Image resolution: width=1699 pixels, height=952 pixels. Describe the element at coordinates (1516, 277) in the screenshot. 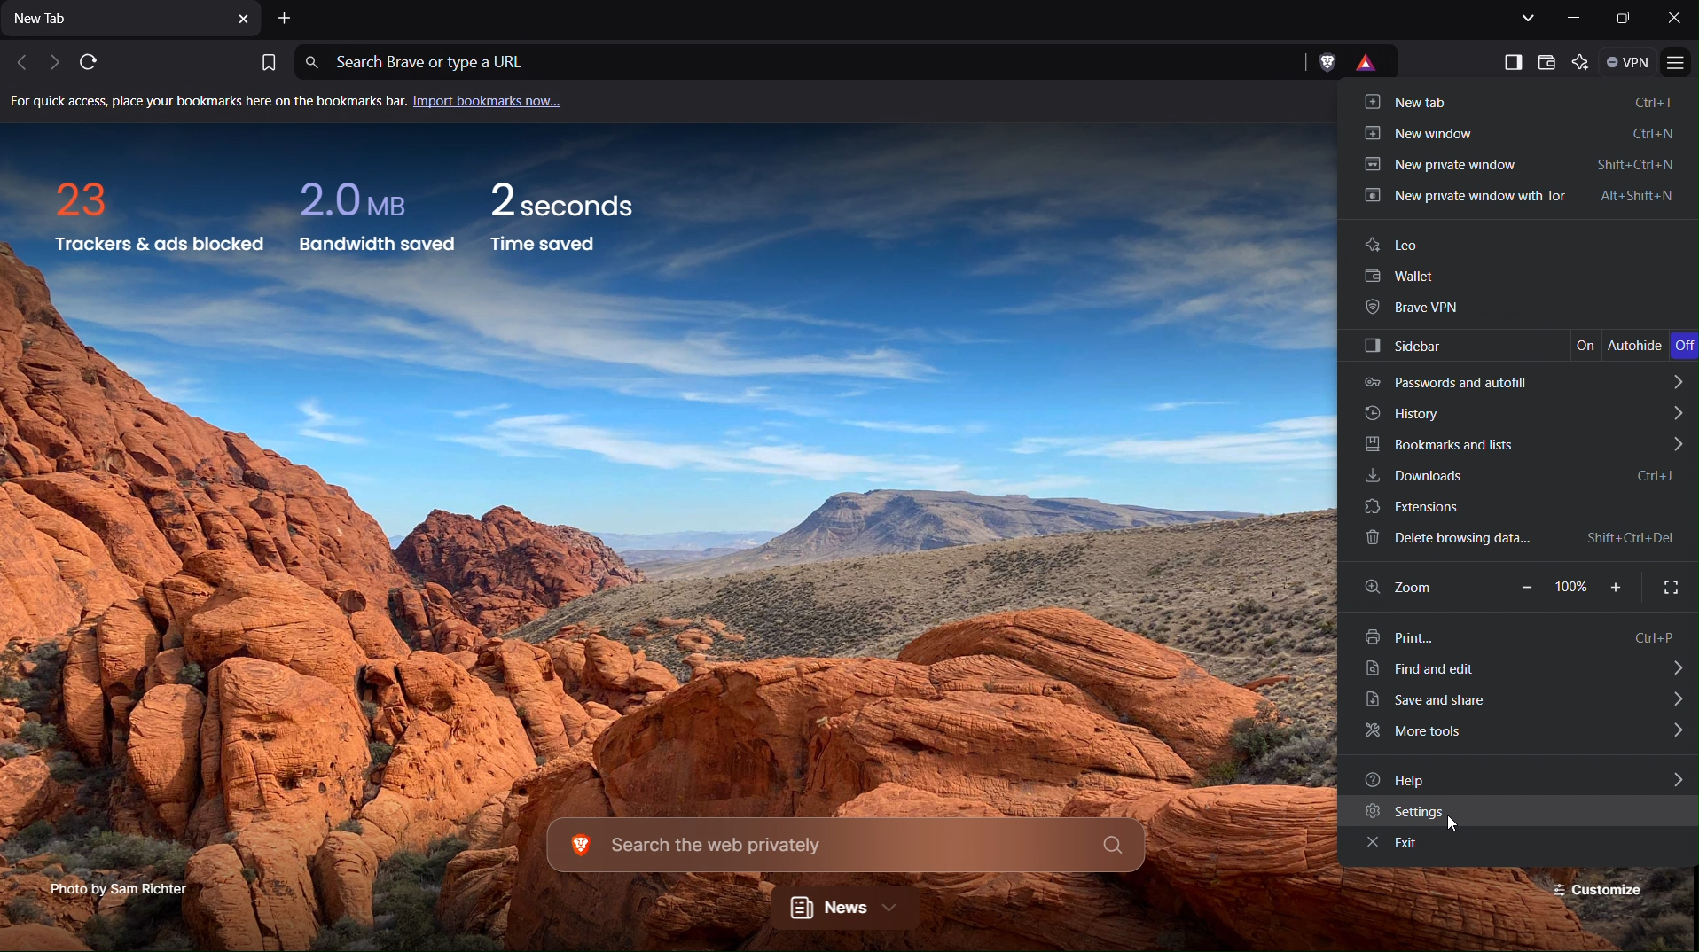

I see `Wallet` at that location.